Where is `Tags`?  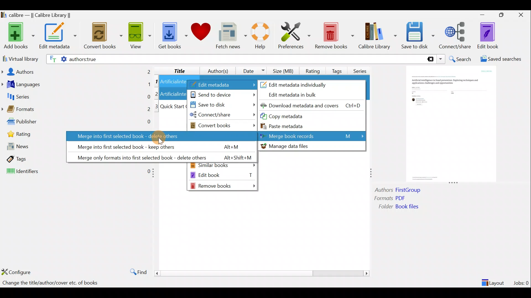
Tags is located at coordinates (32, 159).